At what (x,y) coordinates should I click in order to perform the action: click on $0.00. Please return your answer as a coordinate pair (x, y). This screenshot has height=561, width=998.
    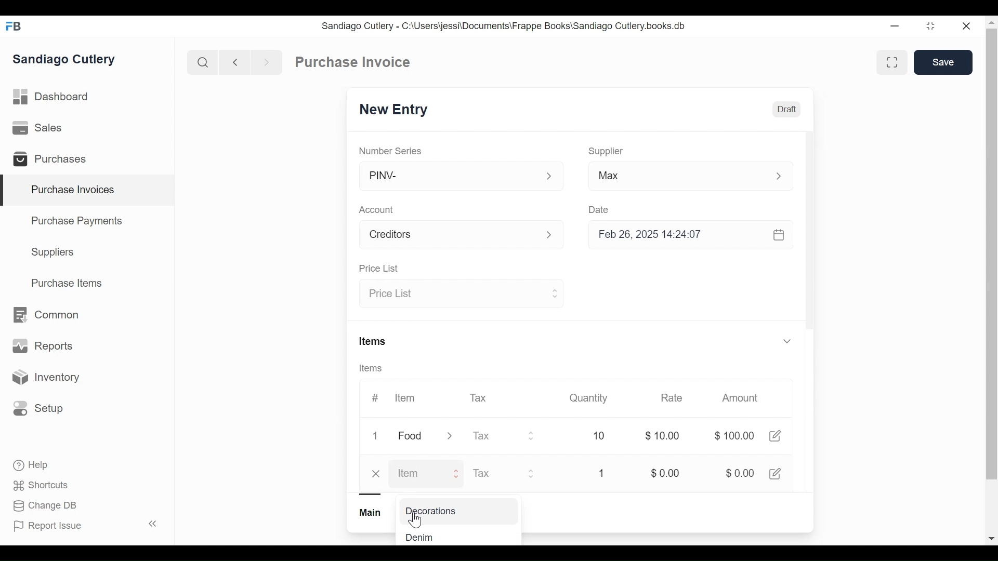
    Looking at the image, I should click on (668, 473).